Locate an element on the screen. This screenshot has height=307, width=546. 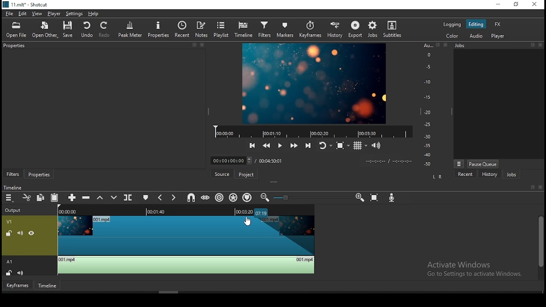
toggle grid display on the player is located at coordinates (360, 146).